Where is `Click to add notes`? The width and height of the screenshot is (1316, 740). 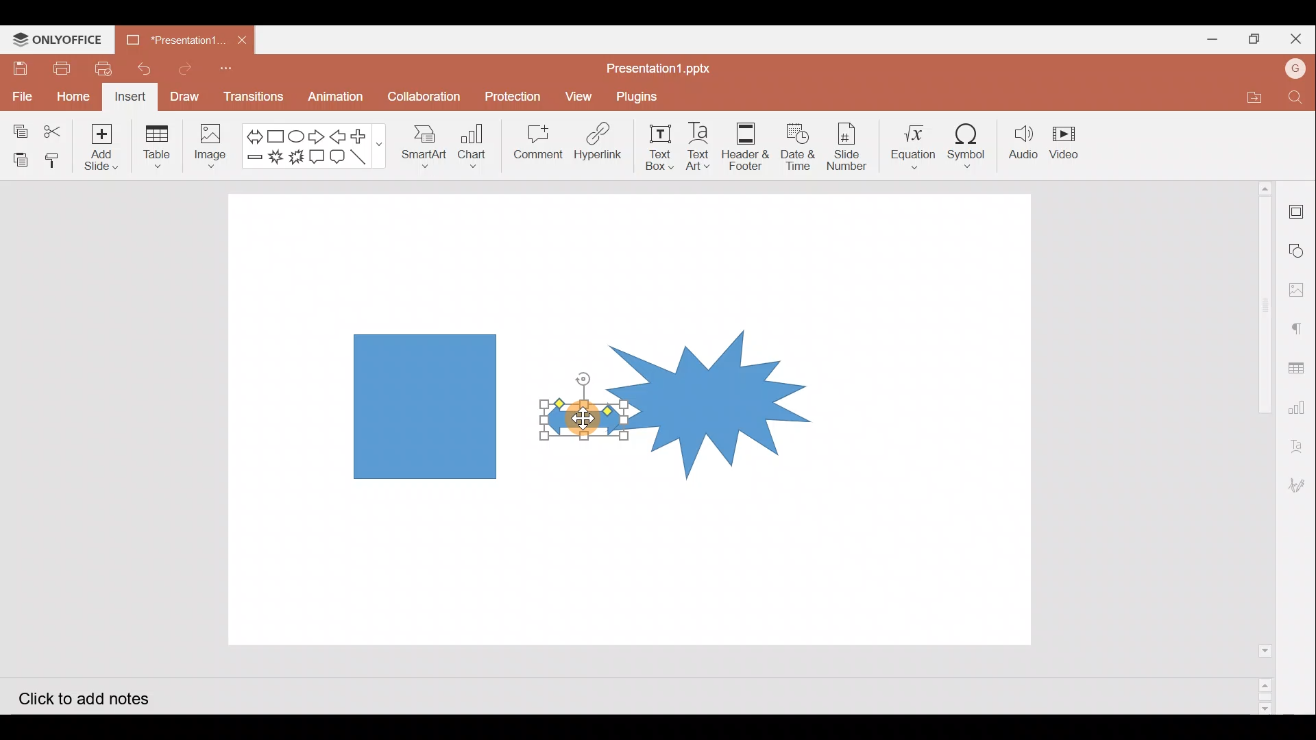 Click to add notes is located at coordinates (81, 696).